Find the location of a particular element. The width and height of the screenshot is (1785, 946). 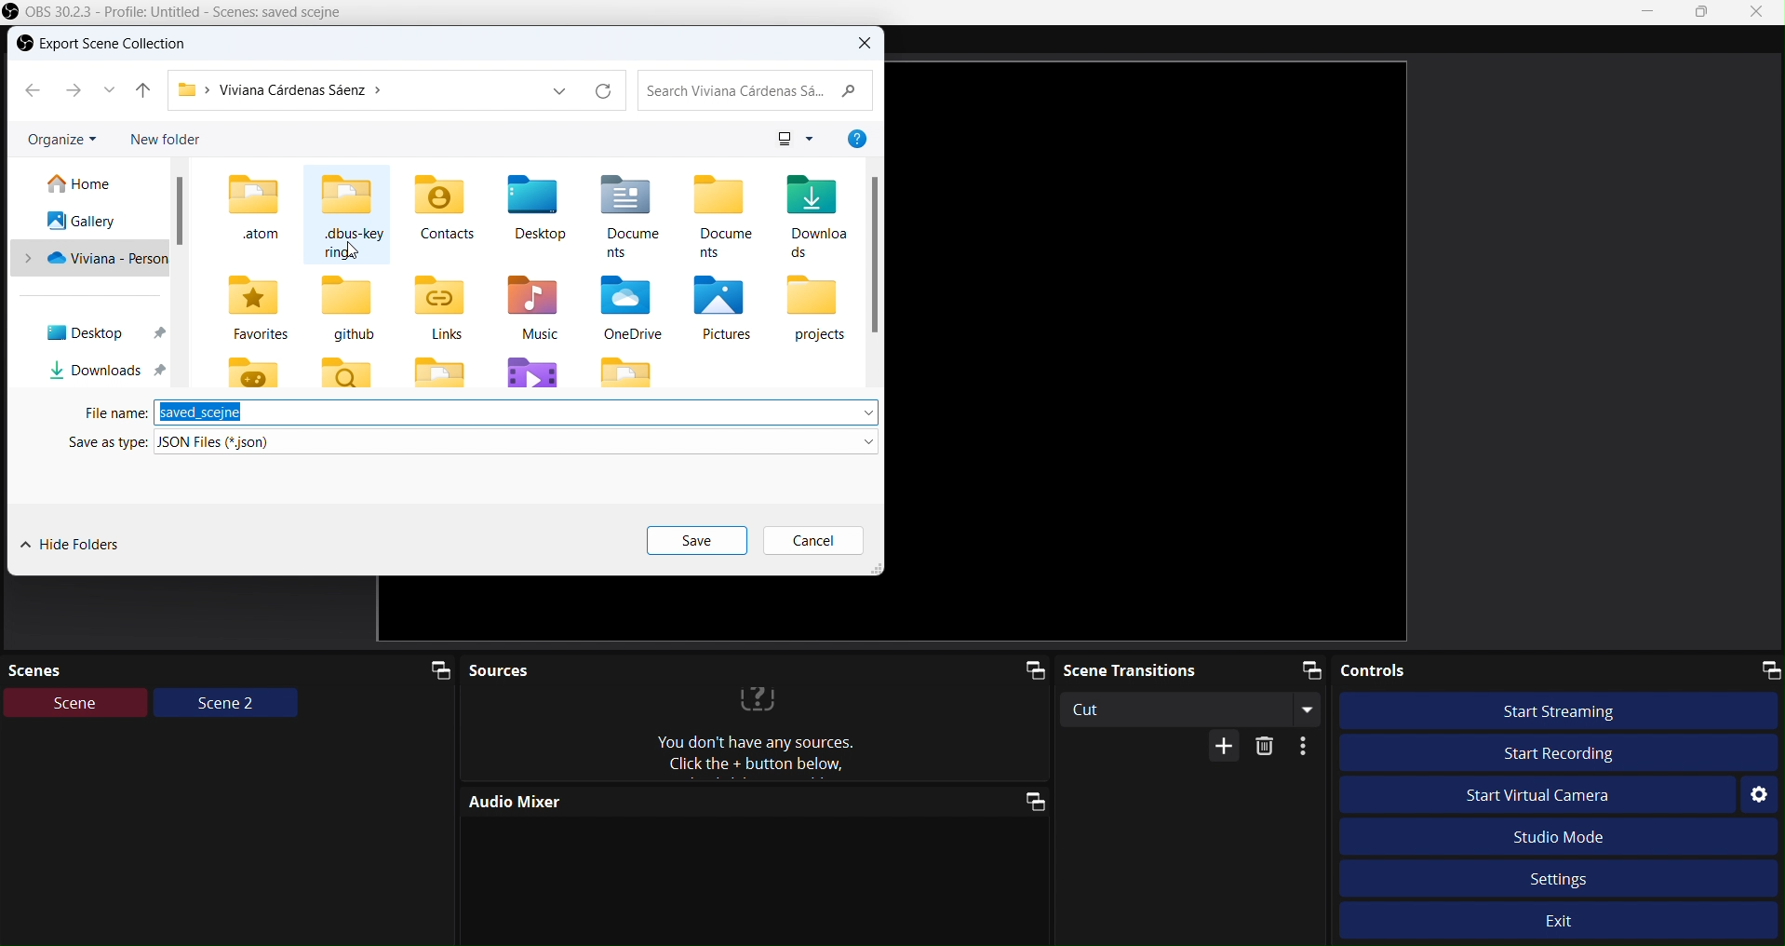

Pictures is located at coordinates (720, 307).